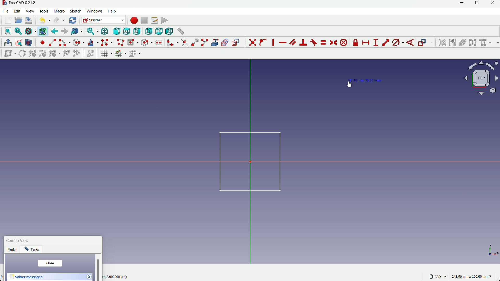 Image resolution: width=500 pixels, height=281 pixels. I want to click on convert geometry to B spiline, so click(21, 54).